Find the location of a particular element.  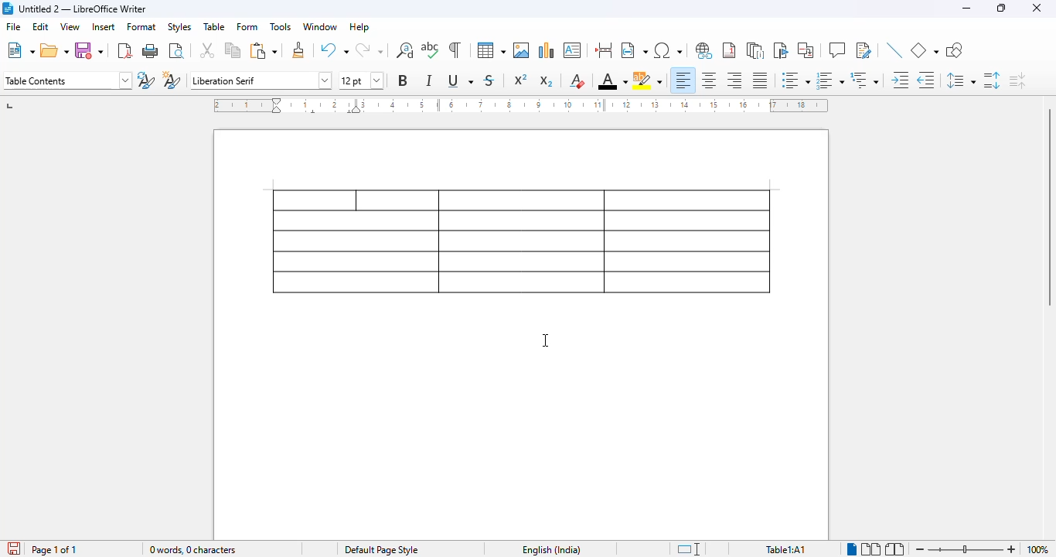

format is located at coordinates (142, 26).